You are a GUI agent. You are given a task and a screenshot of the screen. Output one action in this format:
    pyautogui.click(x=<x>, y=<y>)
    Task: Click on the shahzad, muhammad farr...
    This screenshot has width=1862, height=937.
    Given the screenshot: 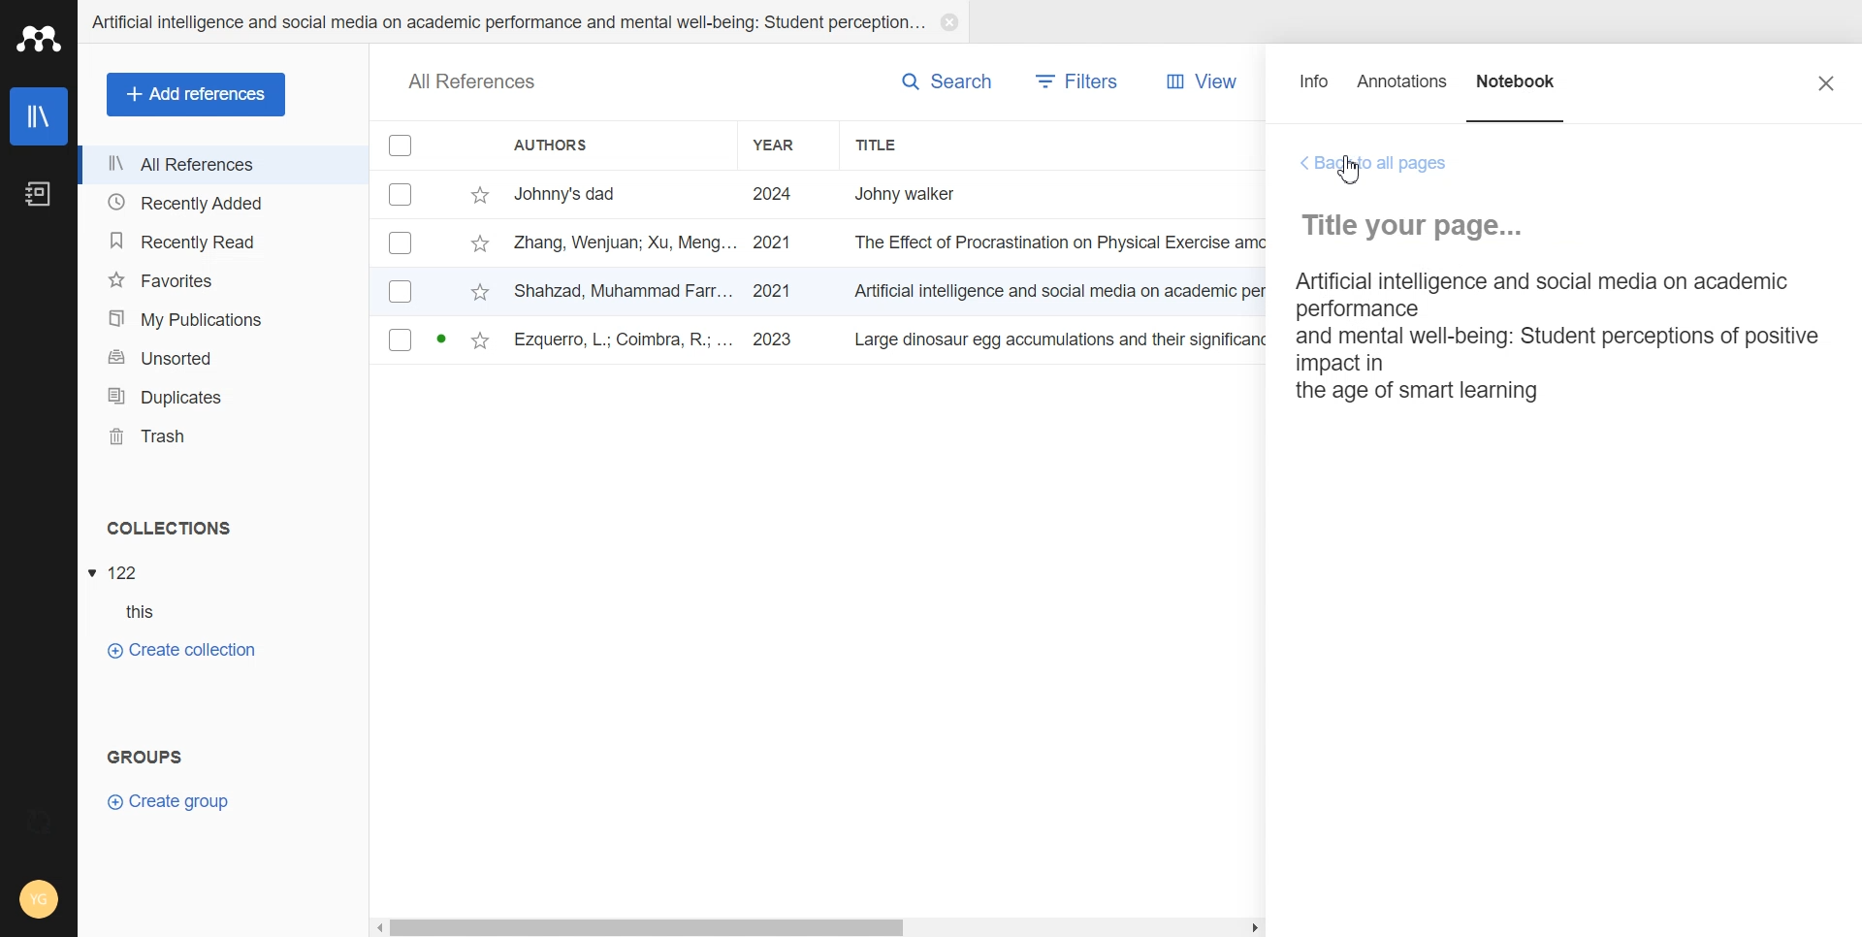 What is the action you would take?
    pyautogui.click(x=626, y=290)
    